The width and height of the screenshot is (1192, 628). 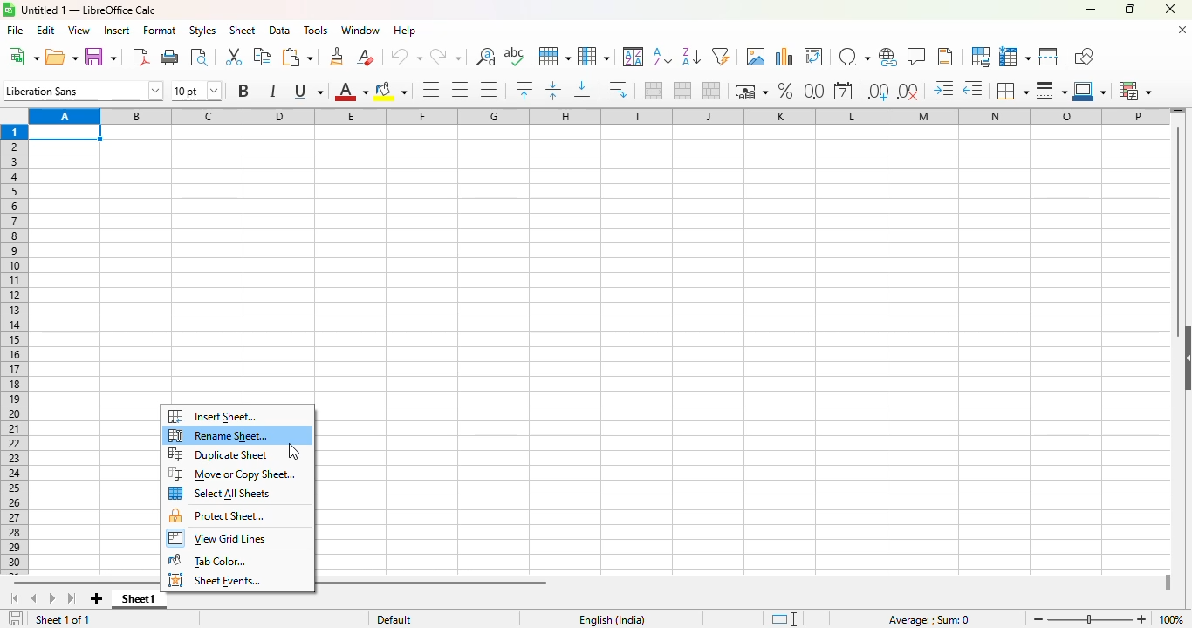 What do you see at coordinates (583, 91) in the screenshot?
I see `align bottom` at bounding box center [583, 91].